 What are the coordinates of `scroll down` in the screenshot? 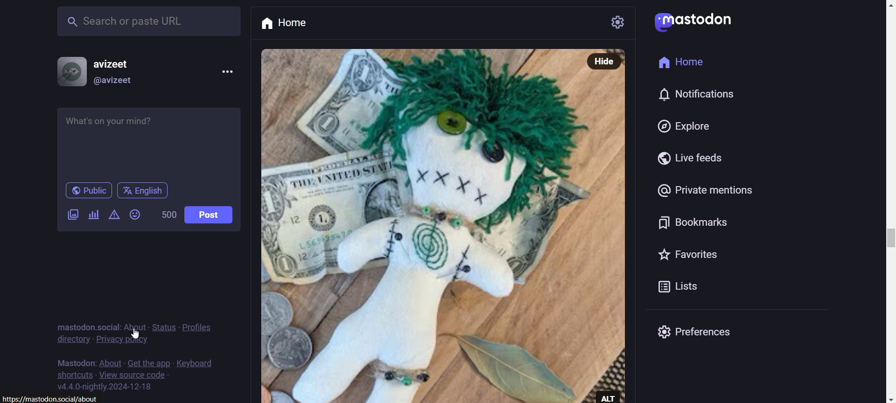 It's located at (885, 399).